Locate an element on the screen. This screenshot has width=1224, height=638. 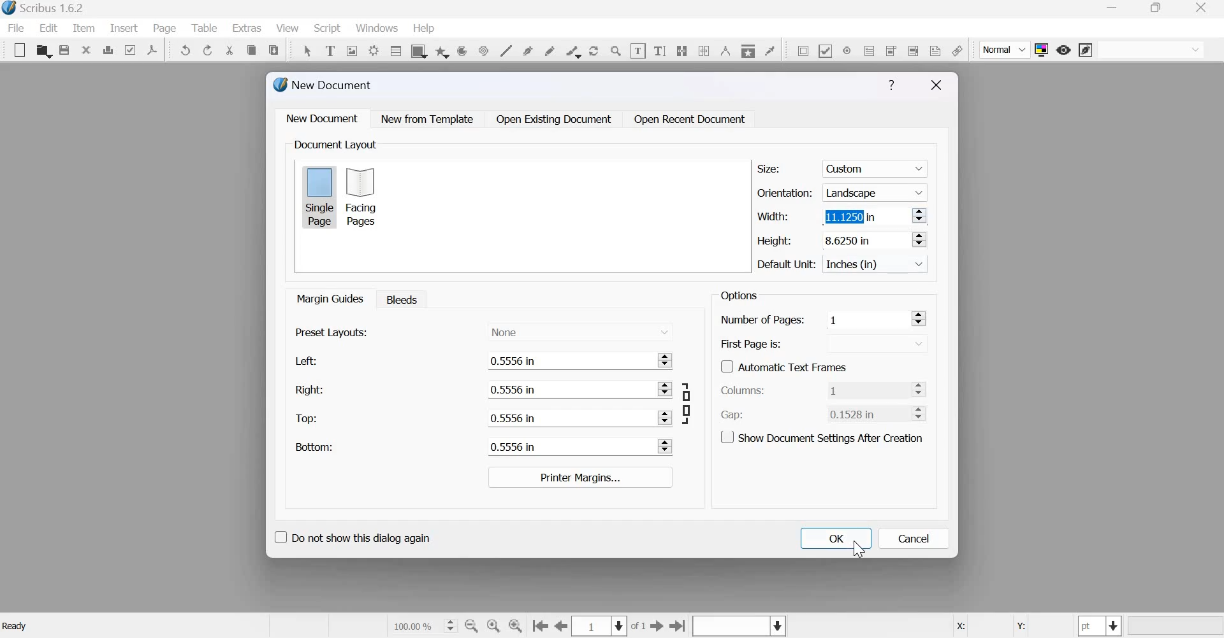
Size:  is located at coordinates (769, 169).